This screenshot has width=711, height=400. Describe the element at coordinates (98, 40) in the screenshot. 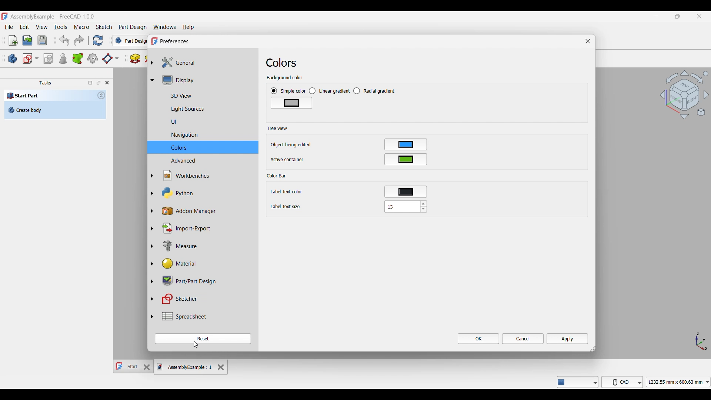

I see `Refresh` at that location.